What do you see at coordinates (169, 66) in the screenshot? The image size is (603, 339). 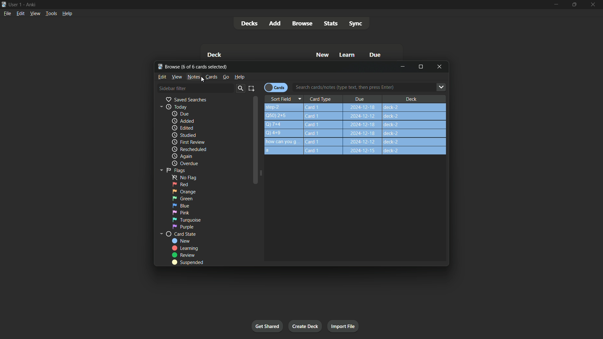 I see `Browse` at bounding box center [169, 66].